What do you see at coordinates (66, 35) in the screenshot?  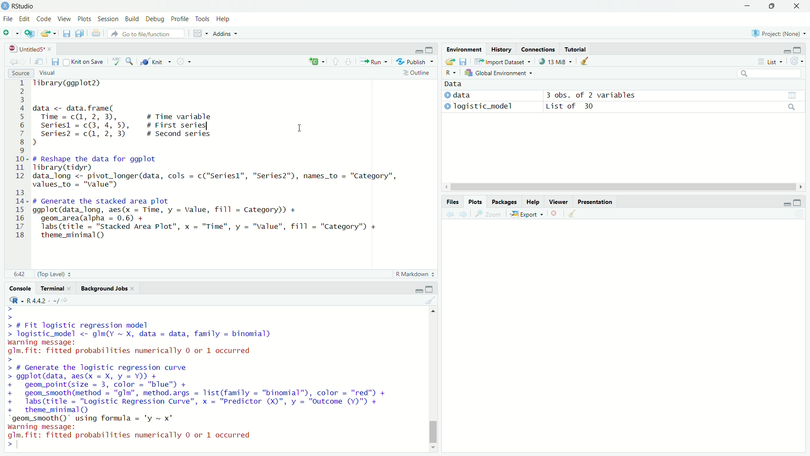 I see `save` at bounding box center [66, 35].